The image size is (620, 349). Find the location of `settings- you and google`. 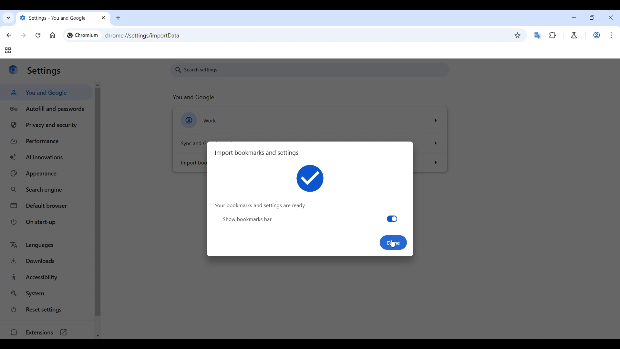

settings- you and google is located at coordinates (63, 18).